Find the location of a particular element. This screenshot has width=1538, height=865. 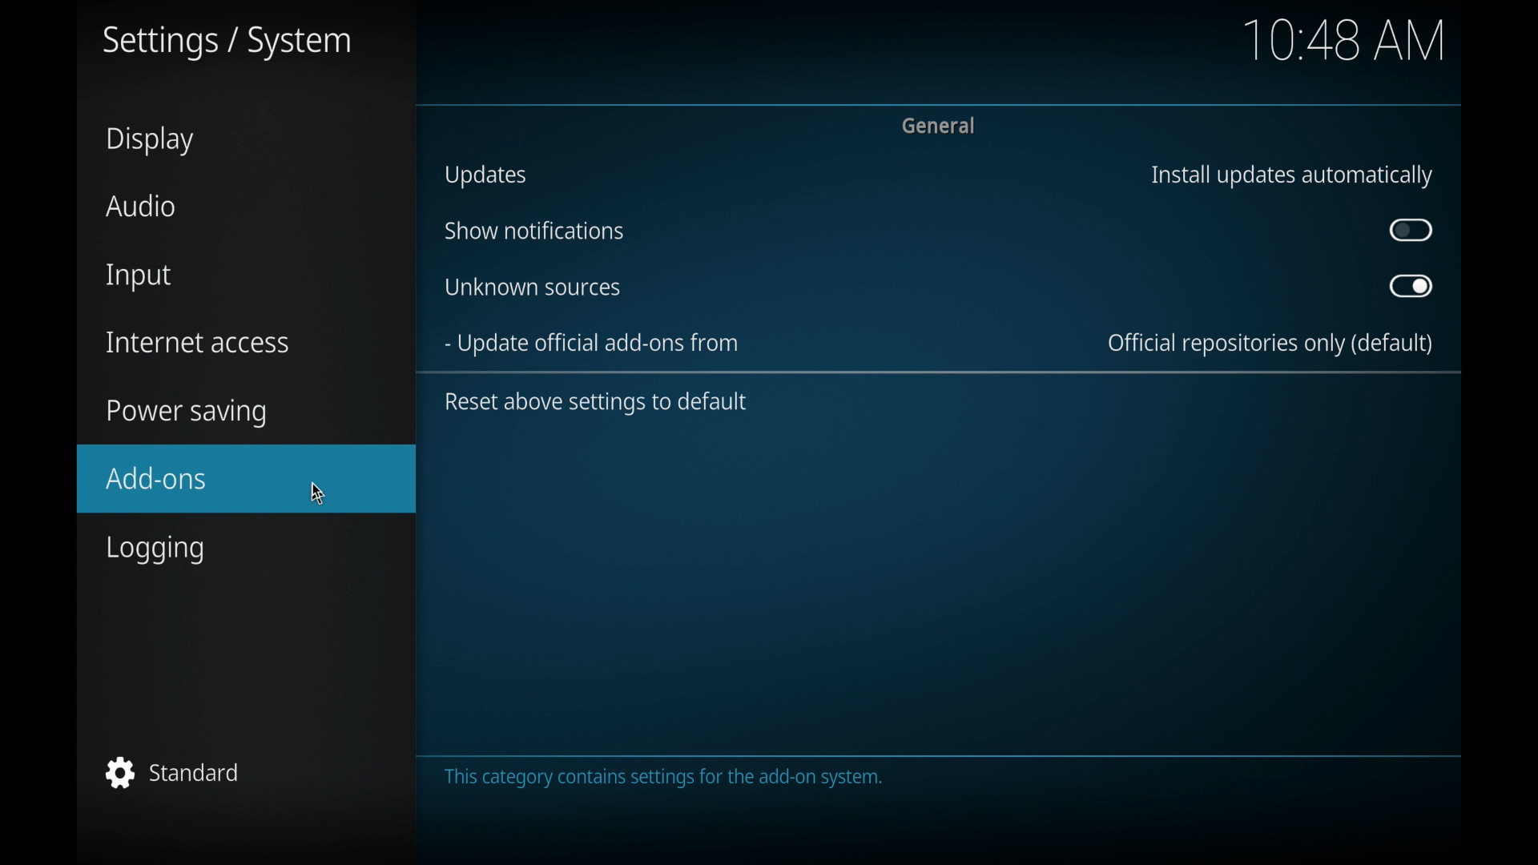

power saving is located at coordinates (187, 413).